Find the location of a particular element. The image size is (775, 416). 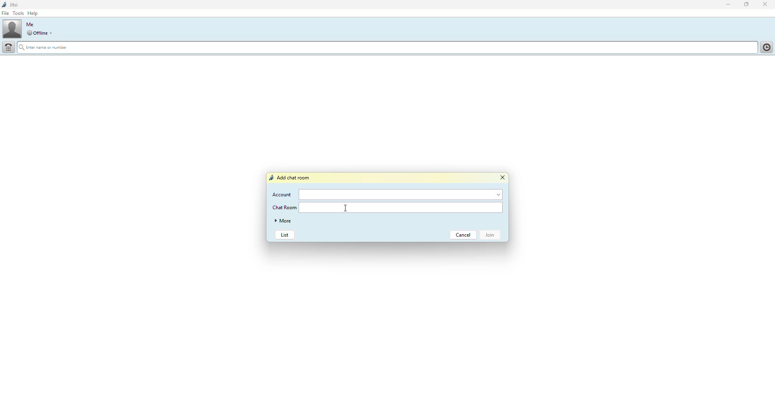

chat room is located at coordinates (285, 208).